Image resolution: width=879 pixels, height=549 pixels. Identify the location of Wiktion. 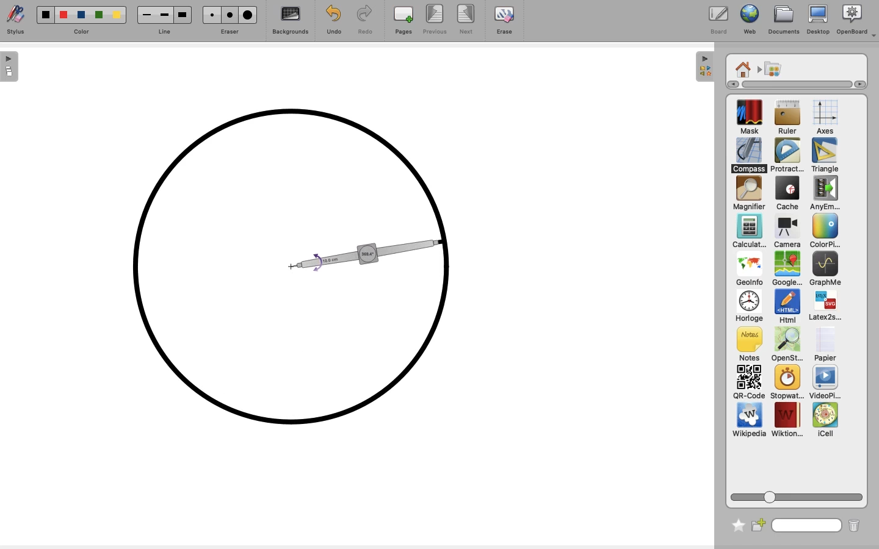
(787, 420).